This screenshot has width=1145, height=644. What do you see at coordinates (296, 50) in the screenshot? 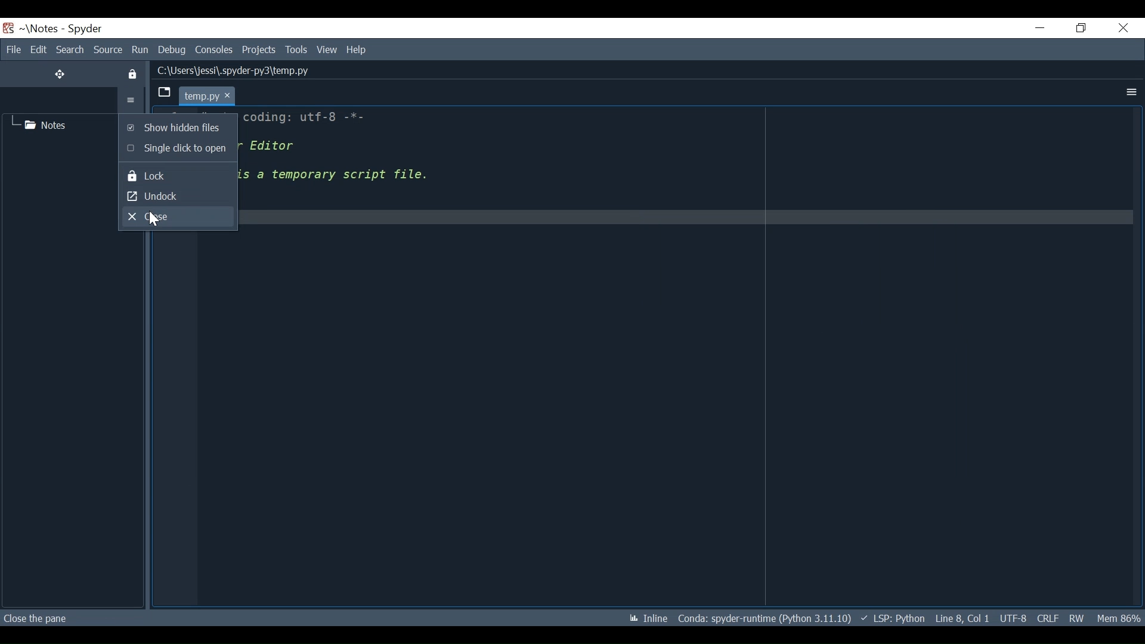
I see `Tools` at bounding box center [296, 50].